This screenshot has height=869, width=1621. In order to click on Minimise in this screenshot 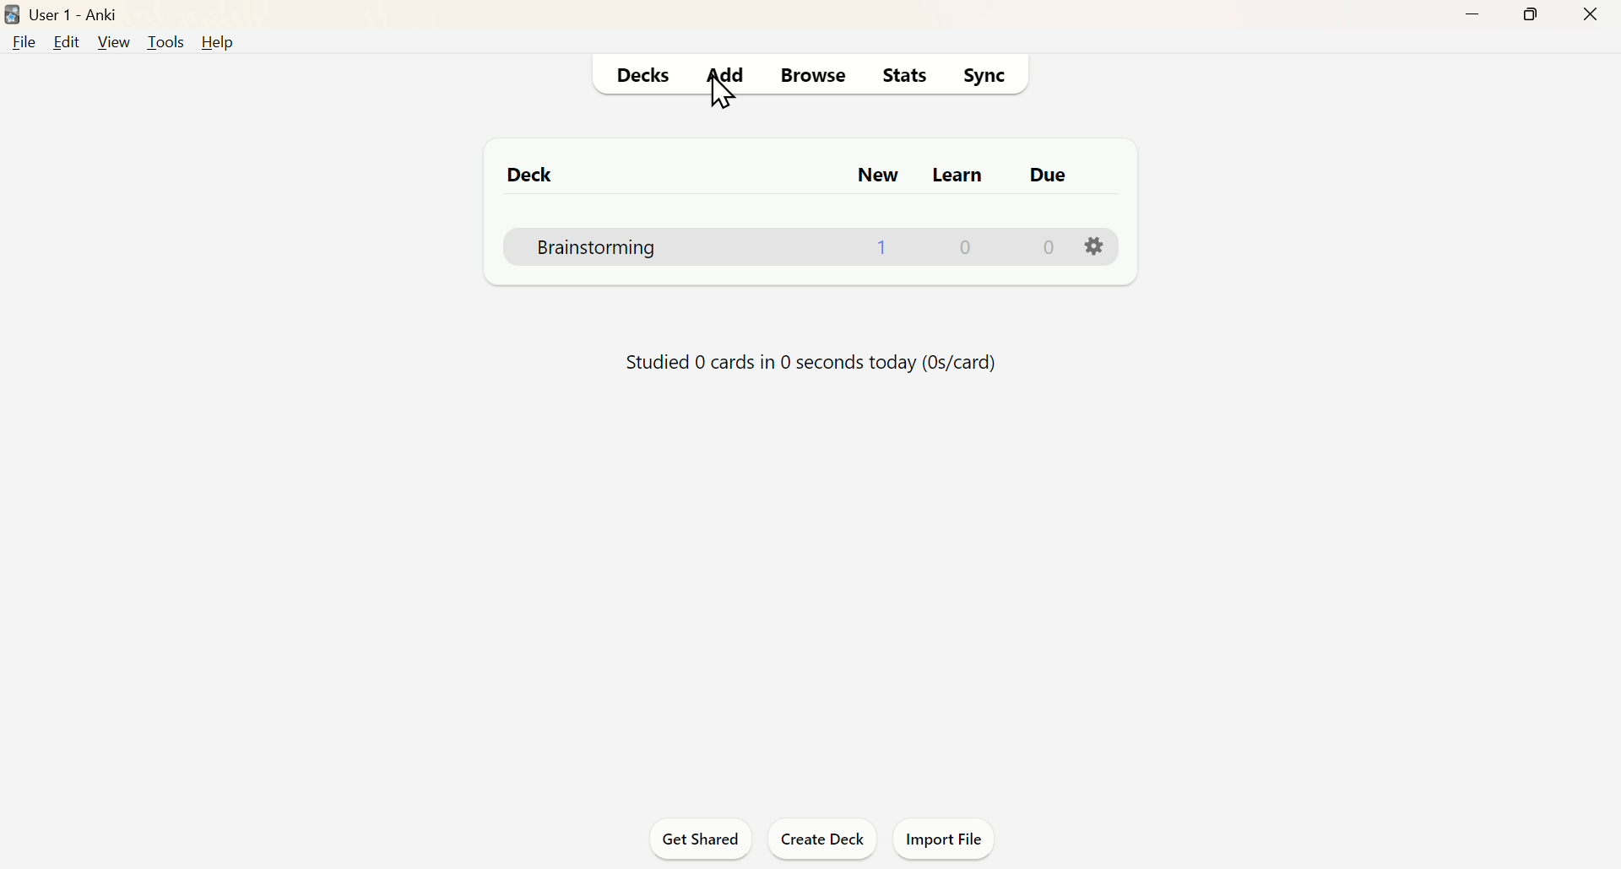, I will do `click(1470, 20)`.